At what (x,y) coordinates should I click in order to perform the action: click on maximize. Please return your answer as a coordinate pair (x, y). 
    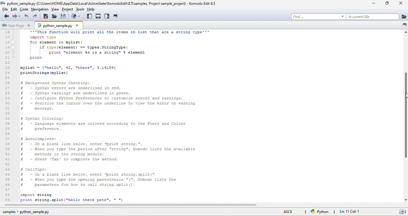
    Looking at the image, I should click on (389, 4).